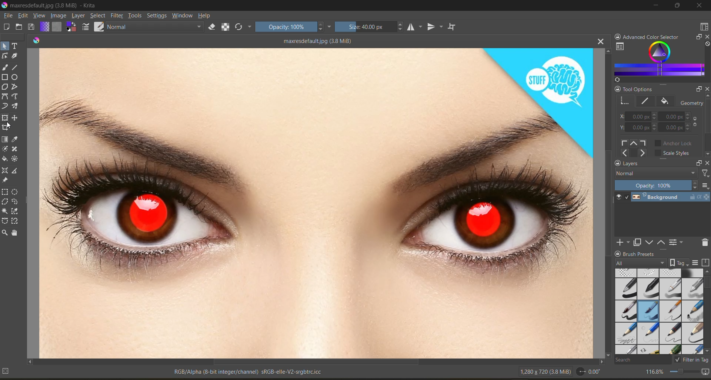 The width and height of the screenshot is (711, 380). I want to click on edit brush settings, so click(87, 27).